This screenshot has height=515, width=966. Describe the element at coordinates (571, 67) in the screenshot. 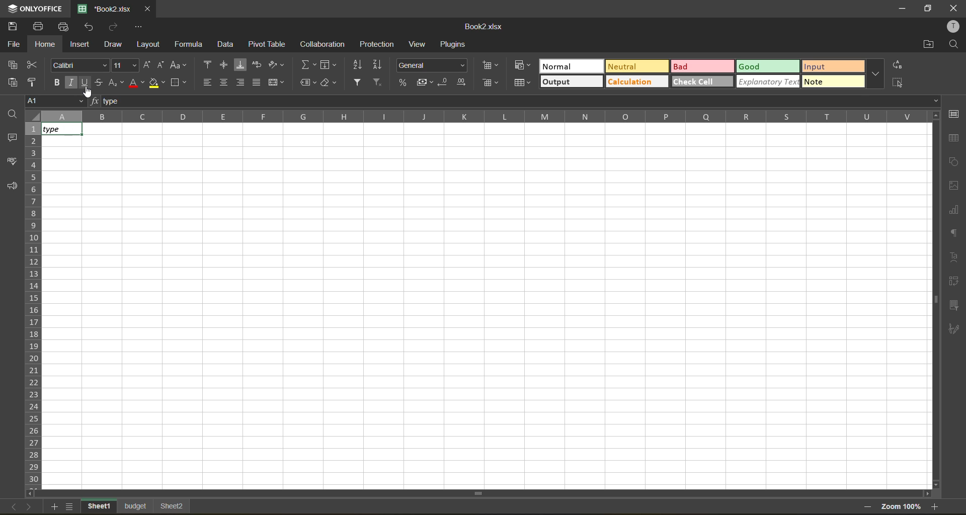

I see `normal` at that location.